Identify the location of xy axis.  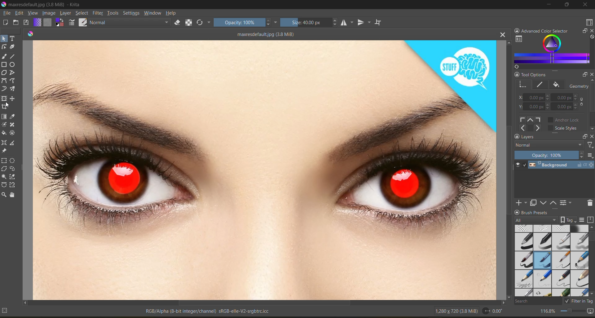
(534, 97).